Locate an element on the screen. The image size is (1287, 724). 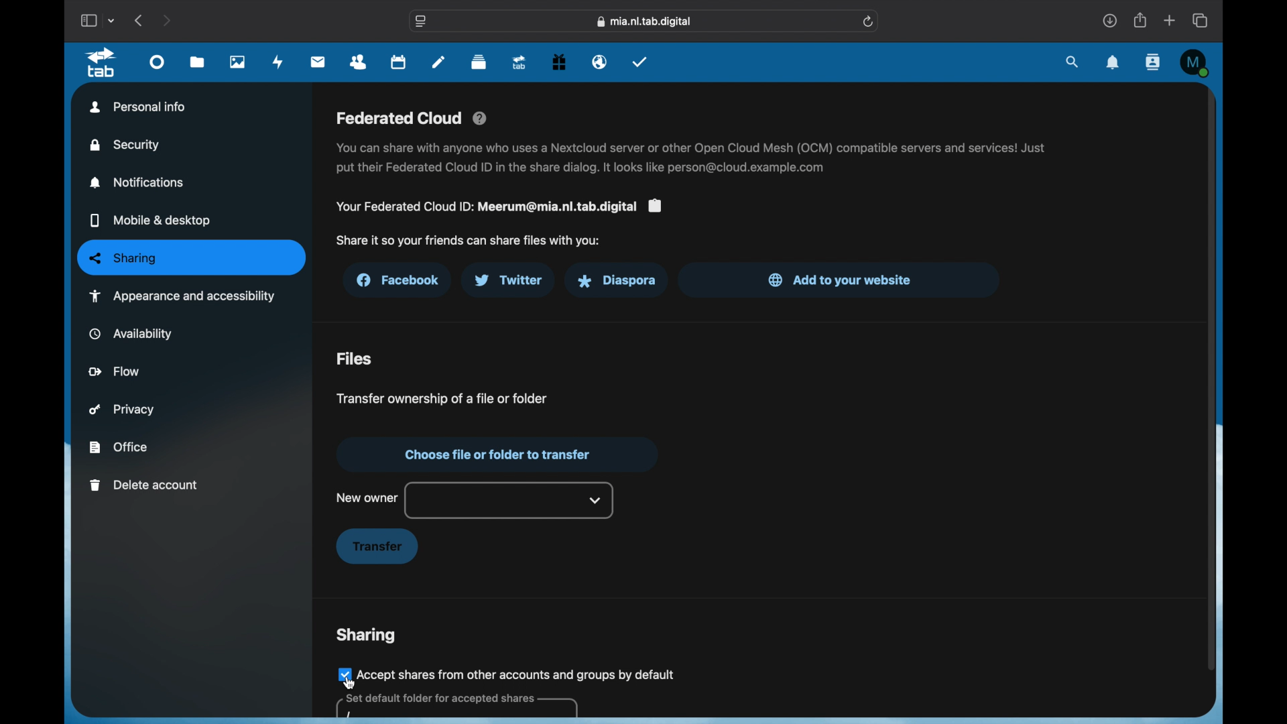
notes is located at coordinates (438, 62).